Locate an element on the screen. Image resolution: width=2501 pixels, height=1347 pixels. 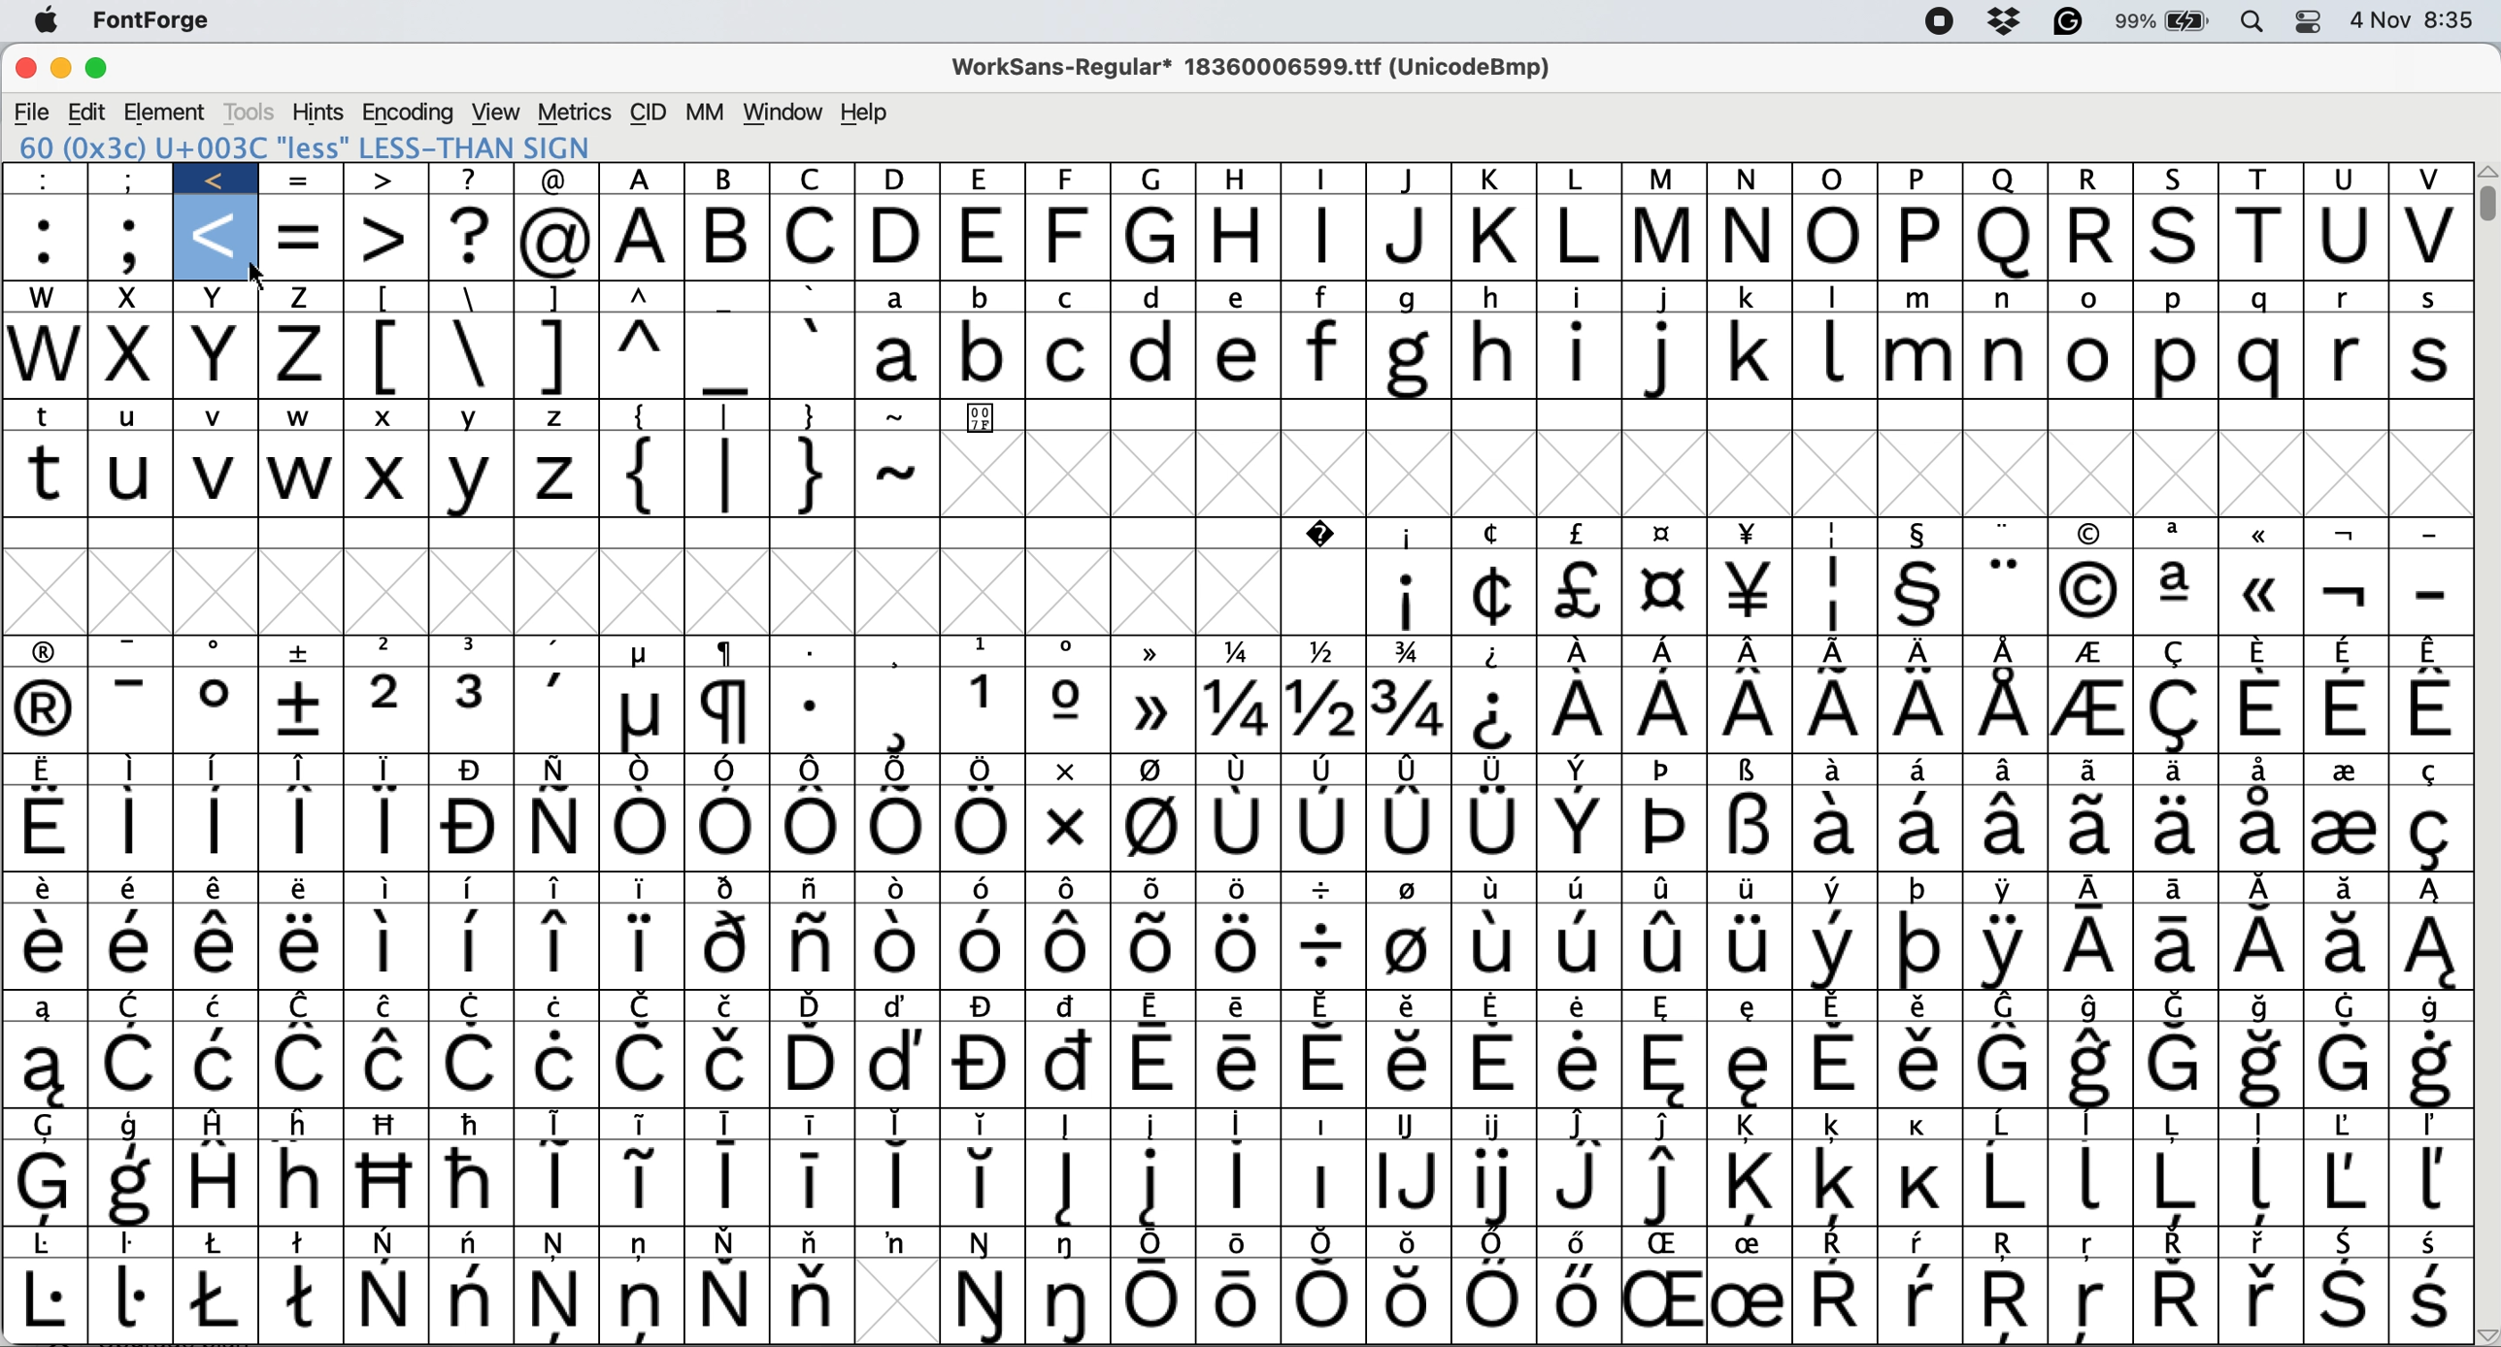
Symbol is located at coordinates (1837, 649).